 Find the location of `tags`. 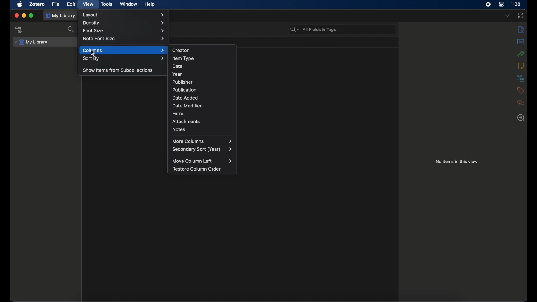

tags is located at coordinates (521, 90).